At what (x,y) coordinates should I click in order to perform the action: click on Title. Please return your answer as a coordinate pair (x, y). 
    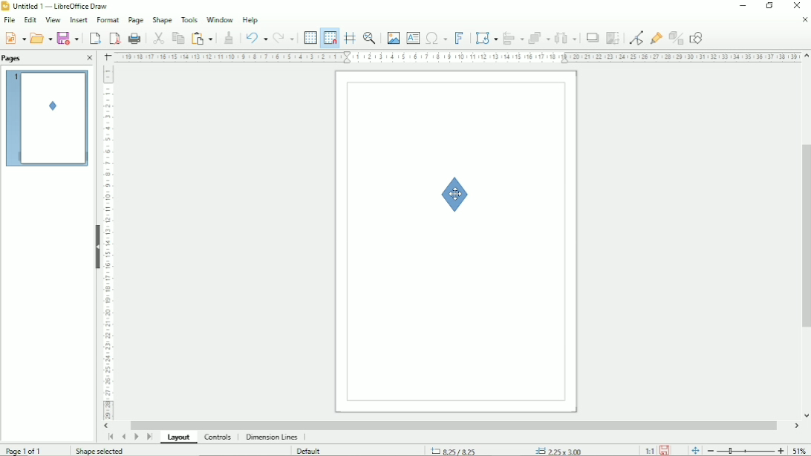
    Looking at the image, I should click on (56, 7).